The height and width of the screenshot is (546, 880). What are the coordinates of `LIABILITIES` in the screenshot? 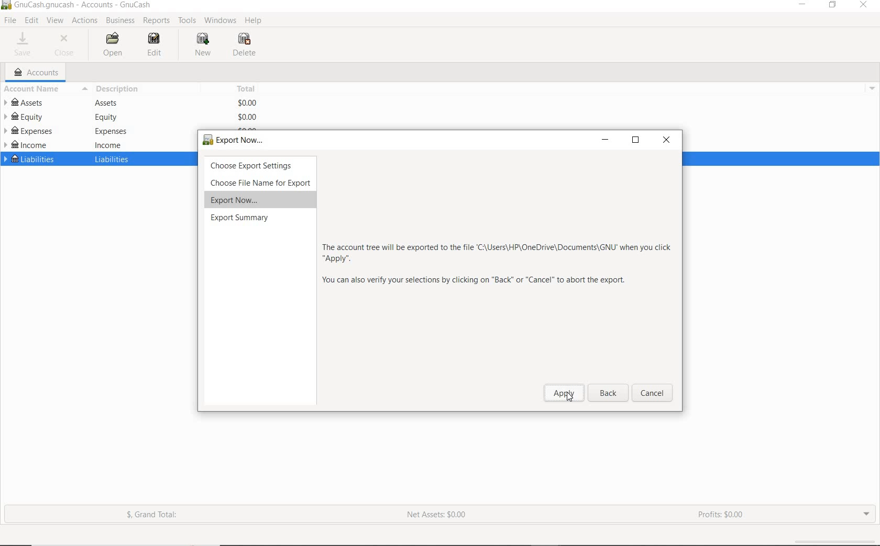 It's located at (29, 161).